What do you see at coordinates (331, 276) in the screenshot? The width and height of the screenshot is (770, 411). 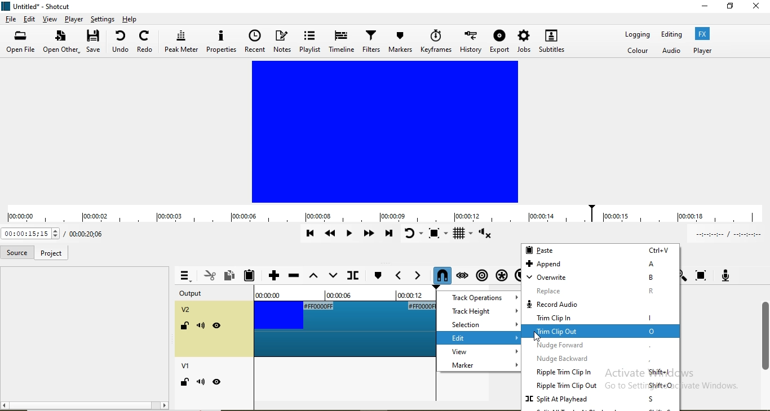 I see `overwrite` at bounding box center [331, 276].